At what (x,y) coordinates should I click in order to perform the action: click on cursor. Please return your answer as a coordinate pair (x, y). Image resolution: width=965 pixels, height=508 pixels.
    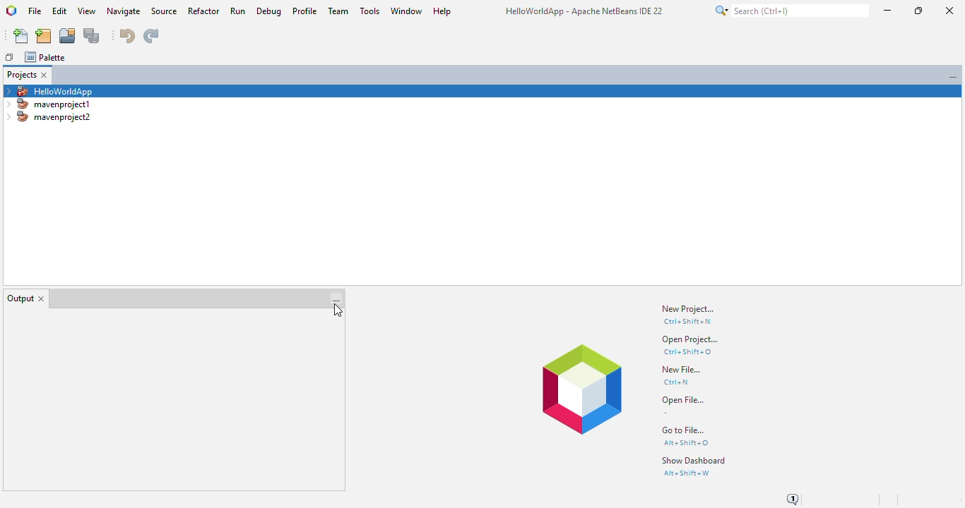
    Looking at the image, I should click on (336, 311).